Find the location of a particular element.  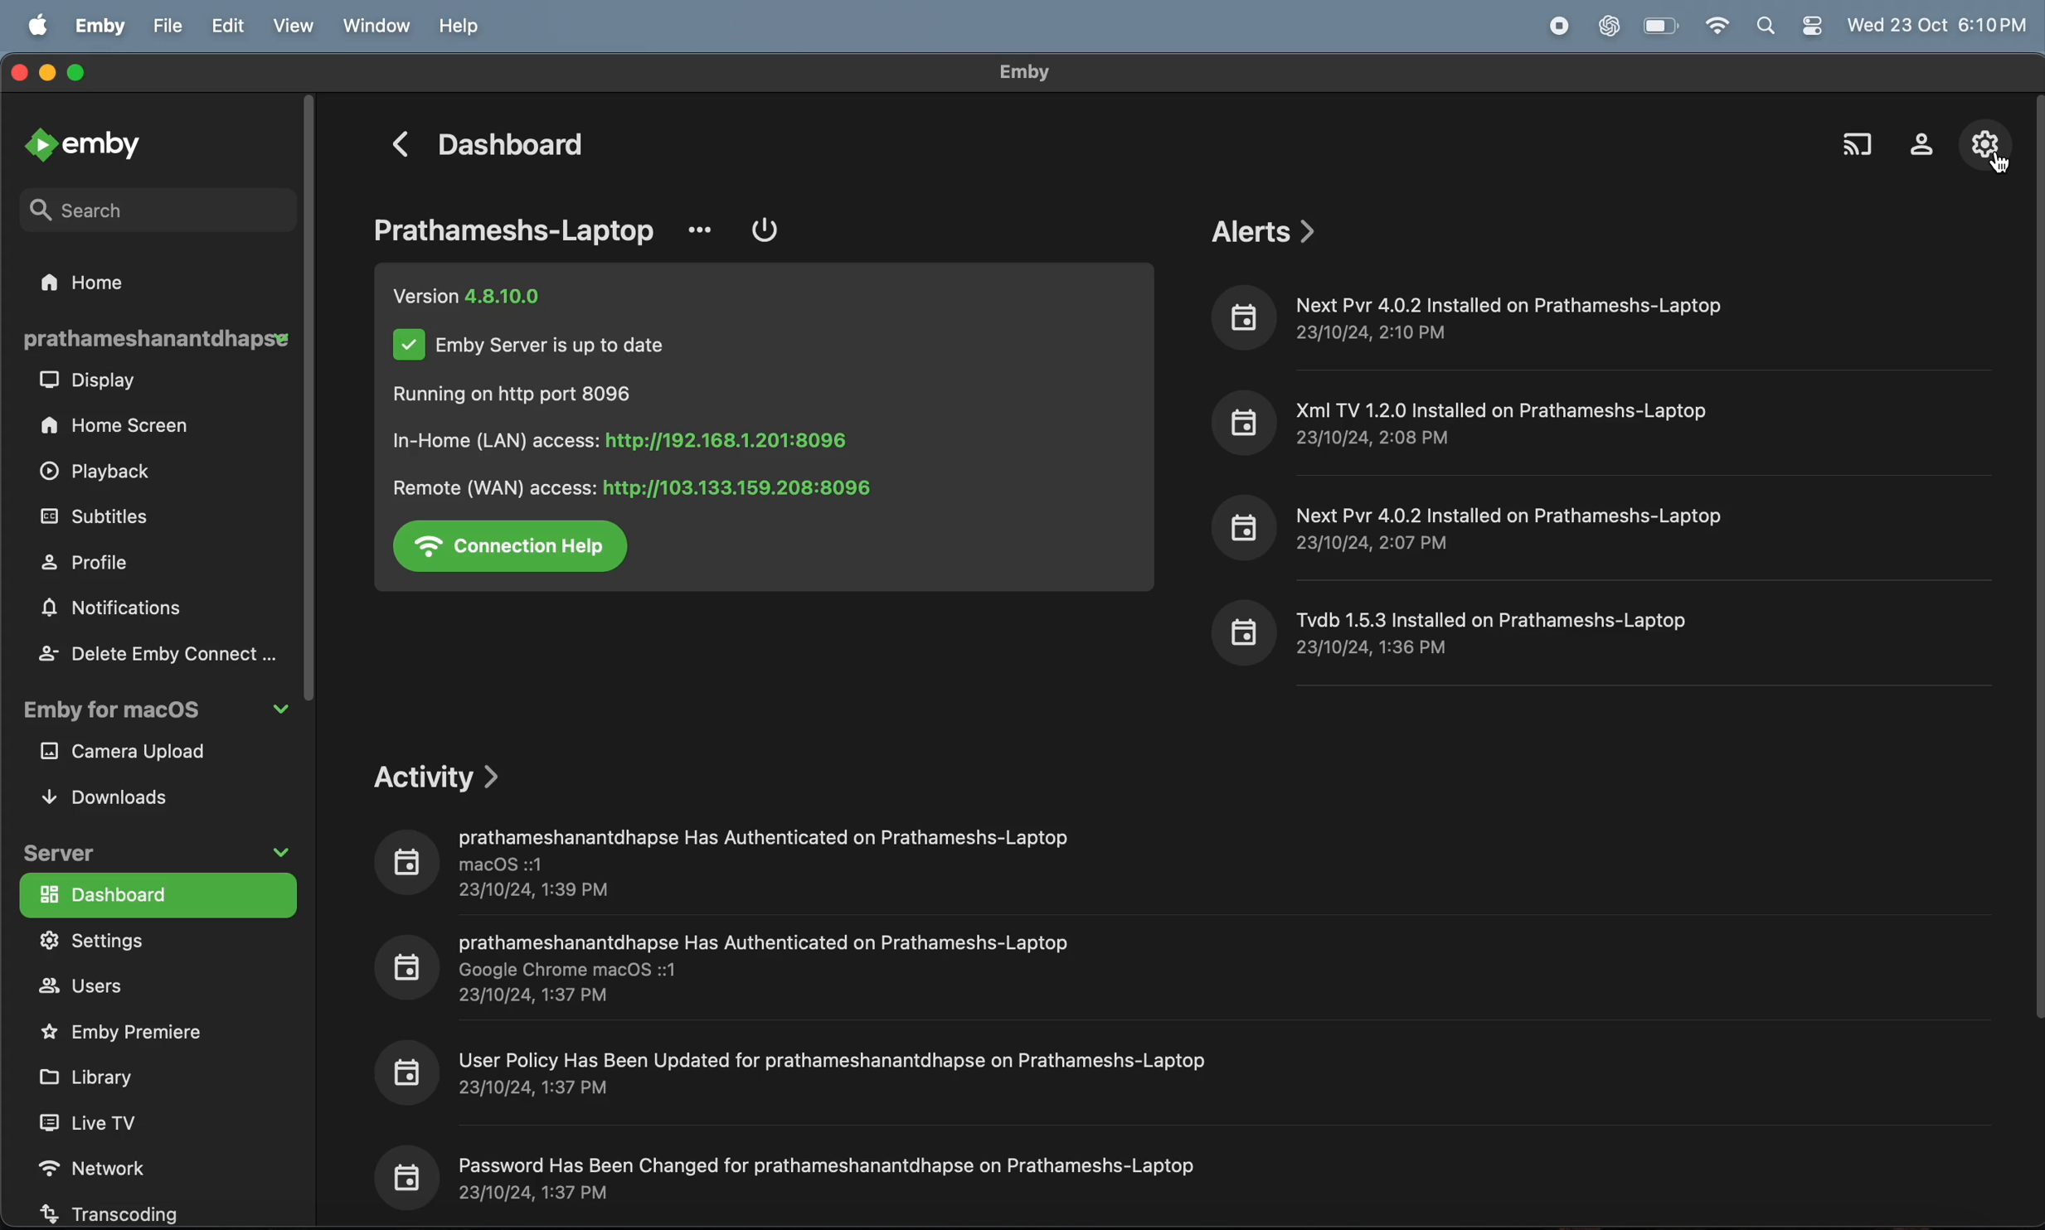

prathameshanantdhapse Has Authenticated on Prathameshs-Laptop
BB macOS ::1
23/10/24, 1:39 PM is located at coordinates (755, 862).